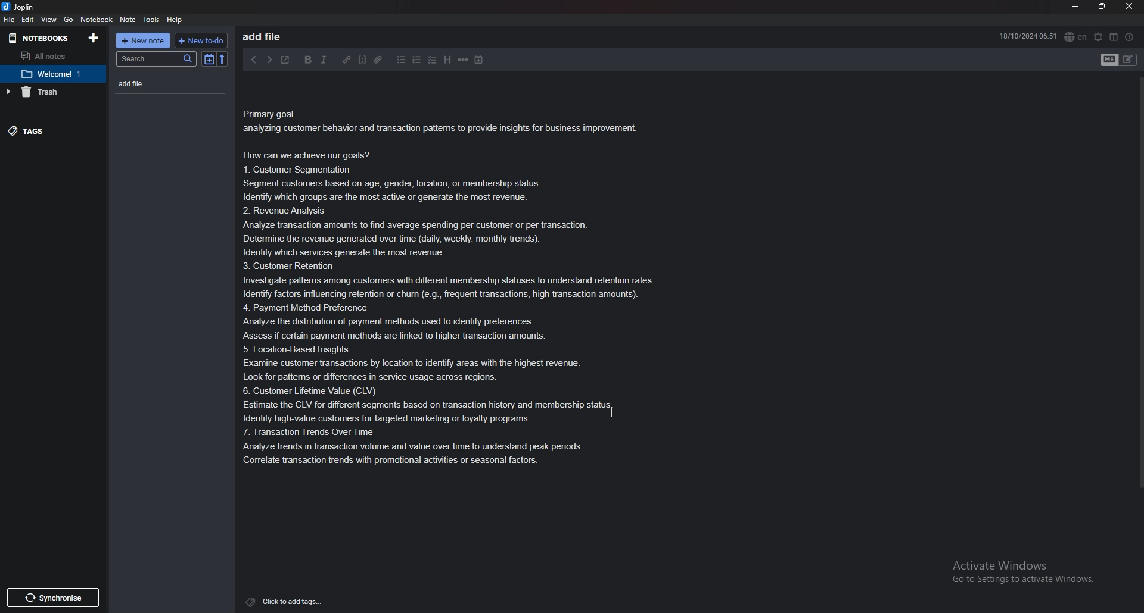 Image resolution: width=1144 pixels, height=613 pixels. What do you see at coordinates (129, 20) in the screenshot?
I see `Note` at bounding box center [129, 20].